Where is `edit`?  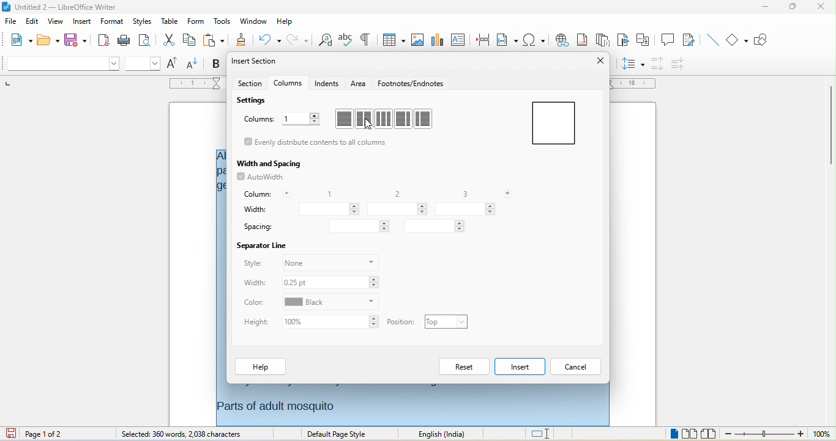 edit is located at coordinates (32, 21).